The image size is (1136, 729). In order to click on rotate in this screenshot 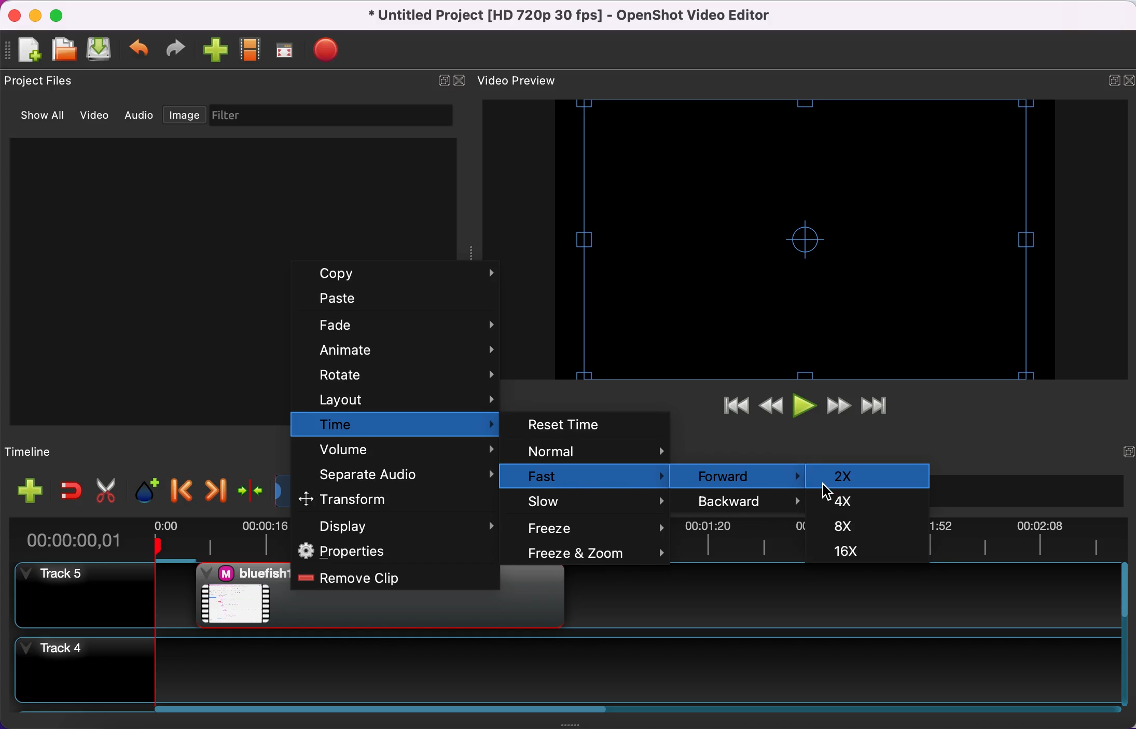, I will do `click(402, 377)`.